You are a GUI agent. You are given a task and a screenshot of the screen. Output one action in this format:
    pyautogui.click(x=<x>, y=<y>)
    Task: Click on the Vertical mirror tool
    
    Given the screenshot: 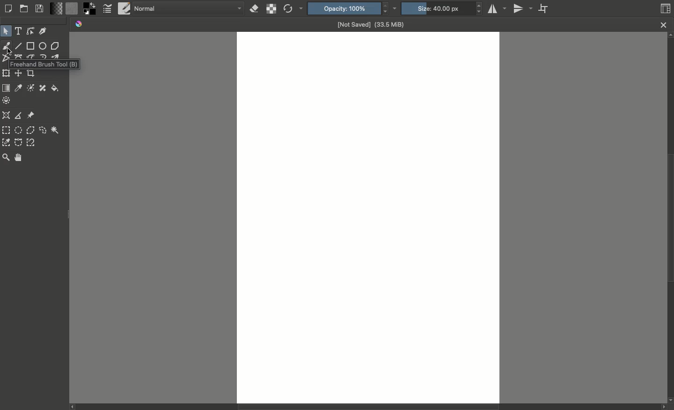 What is the action you would take?
    pyautogui.click(x=524, y=8)
    